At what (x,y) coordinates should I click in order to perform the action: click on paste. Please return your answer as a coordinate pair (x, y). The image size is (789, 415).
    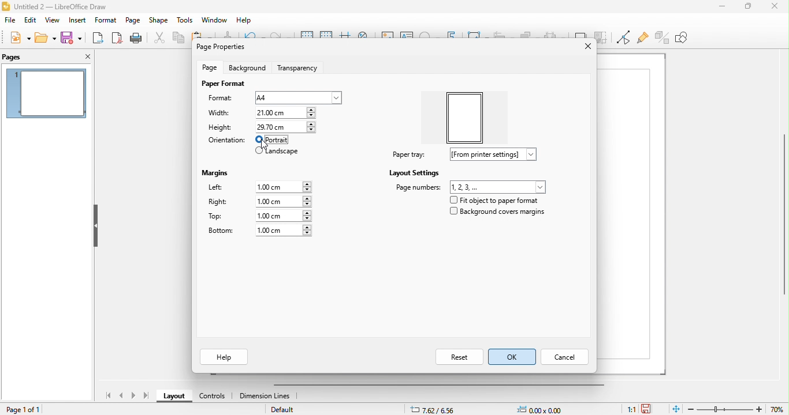
    Looking at the image, I should click on (200, 34).